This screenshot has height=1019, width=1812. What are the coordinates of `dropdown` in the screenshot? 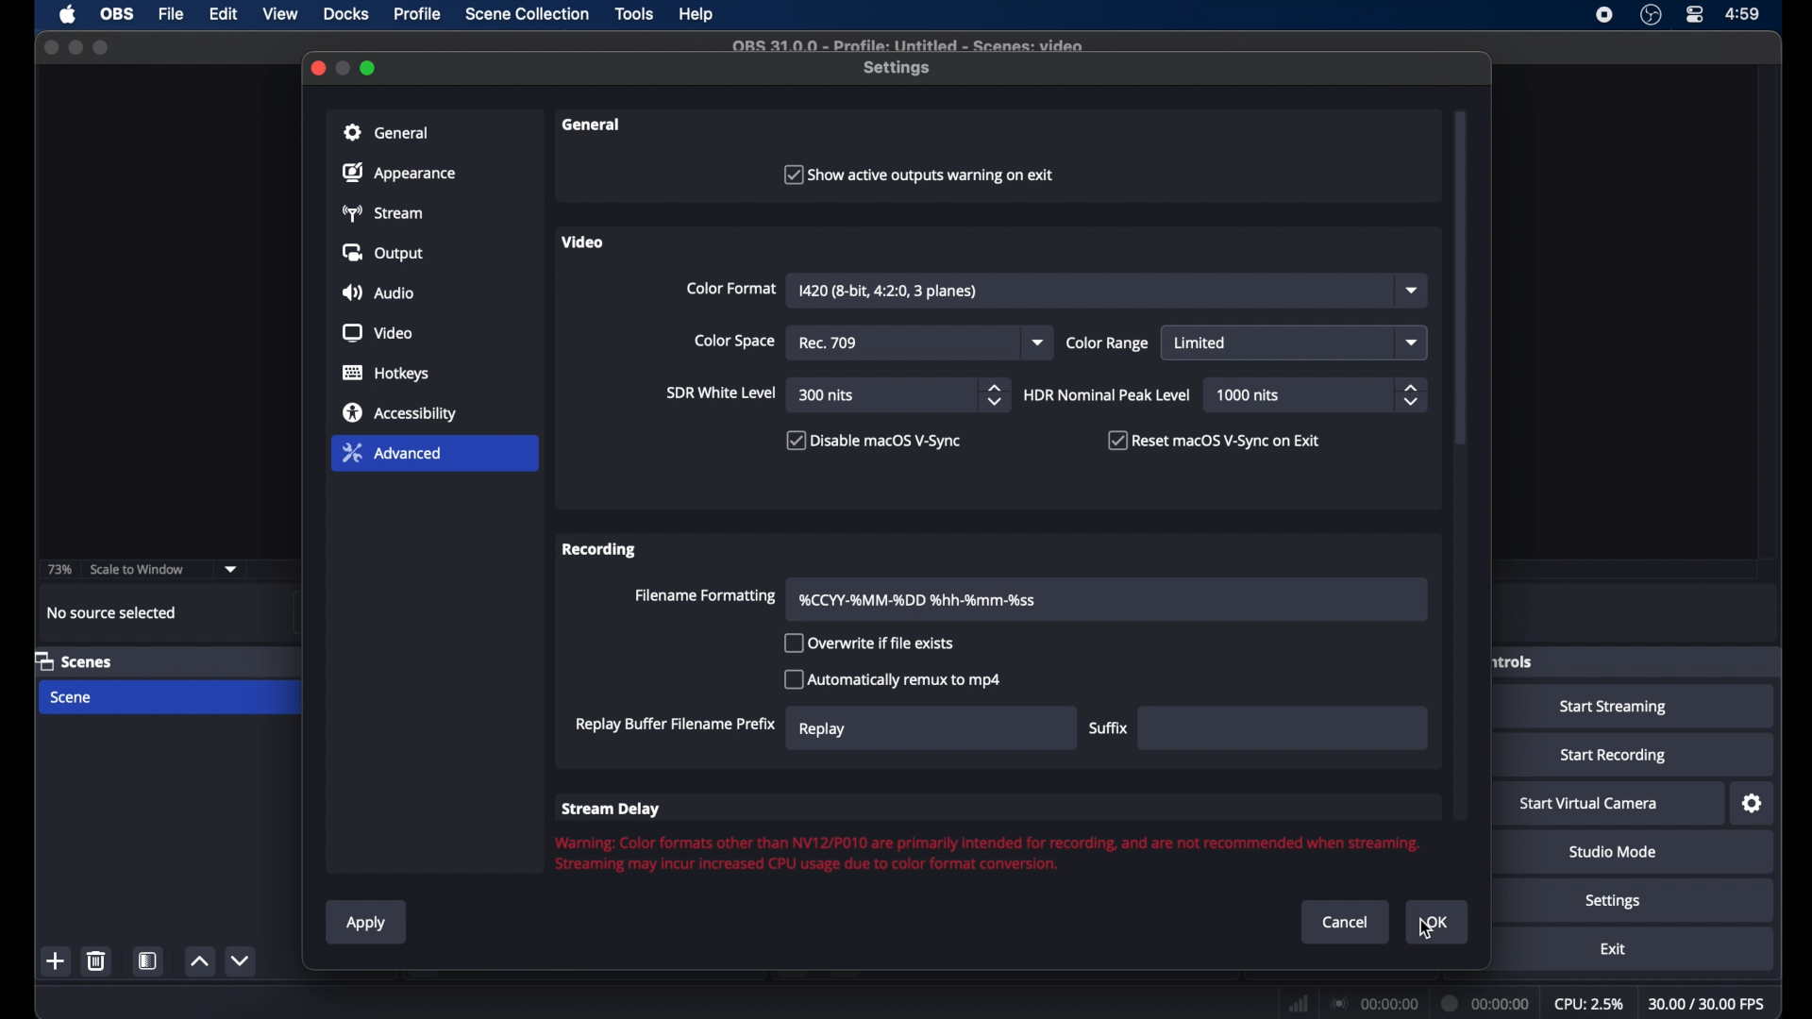 It's located at (231, 569).